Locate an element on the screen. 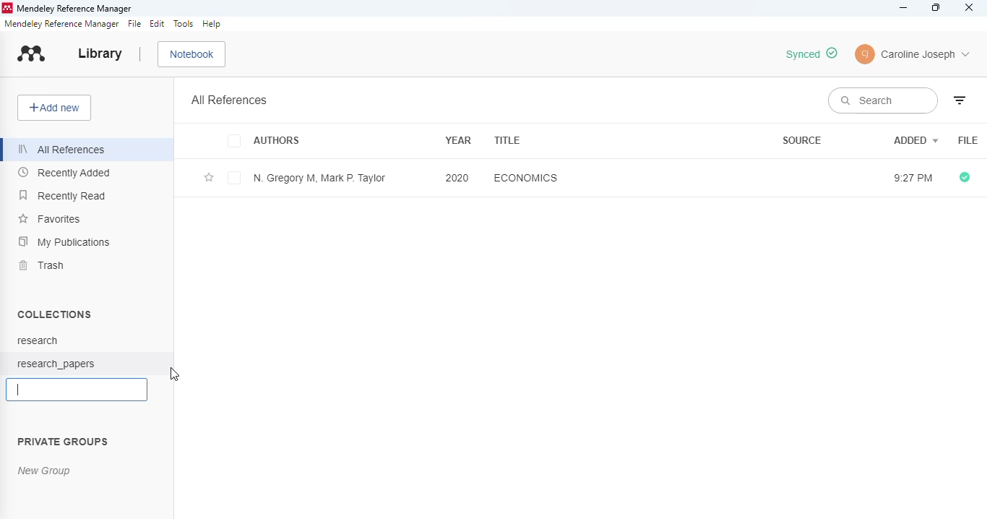 This screenshot has width=987, height=519. checkbox is located at coordinates (236, 142).